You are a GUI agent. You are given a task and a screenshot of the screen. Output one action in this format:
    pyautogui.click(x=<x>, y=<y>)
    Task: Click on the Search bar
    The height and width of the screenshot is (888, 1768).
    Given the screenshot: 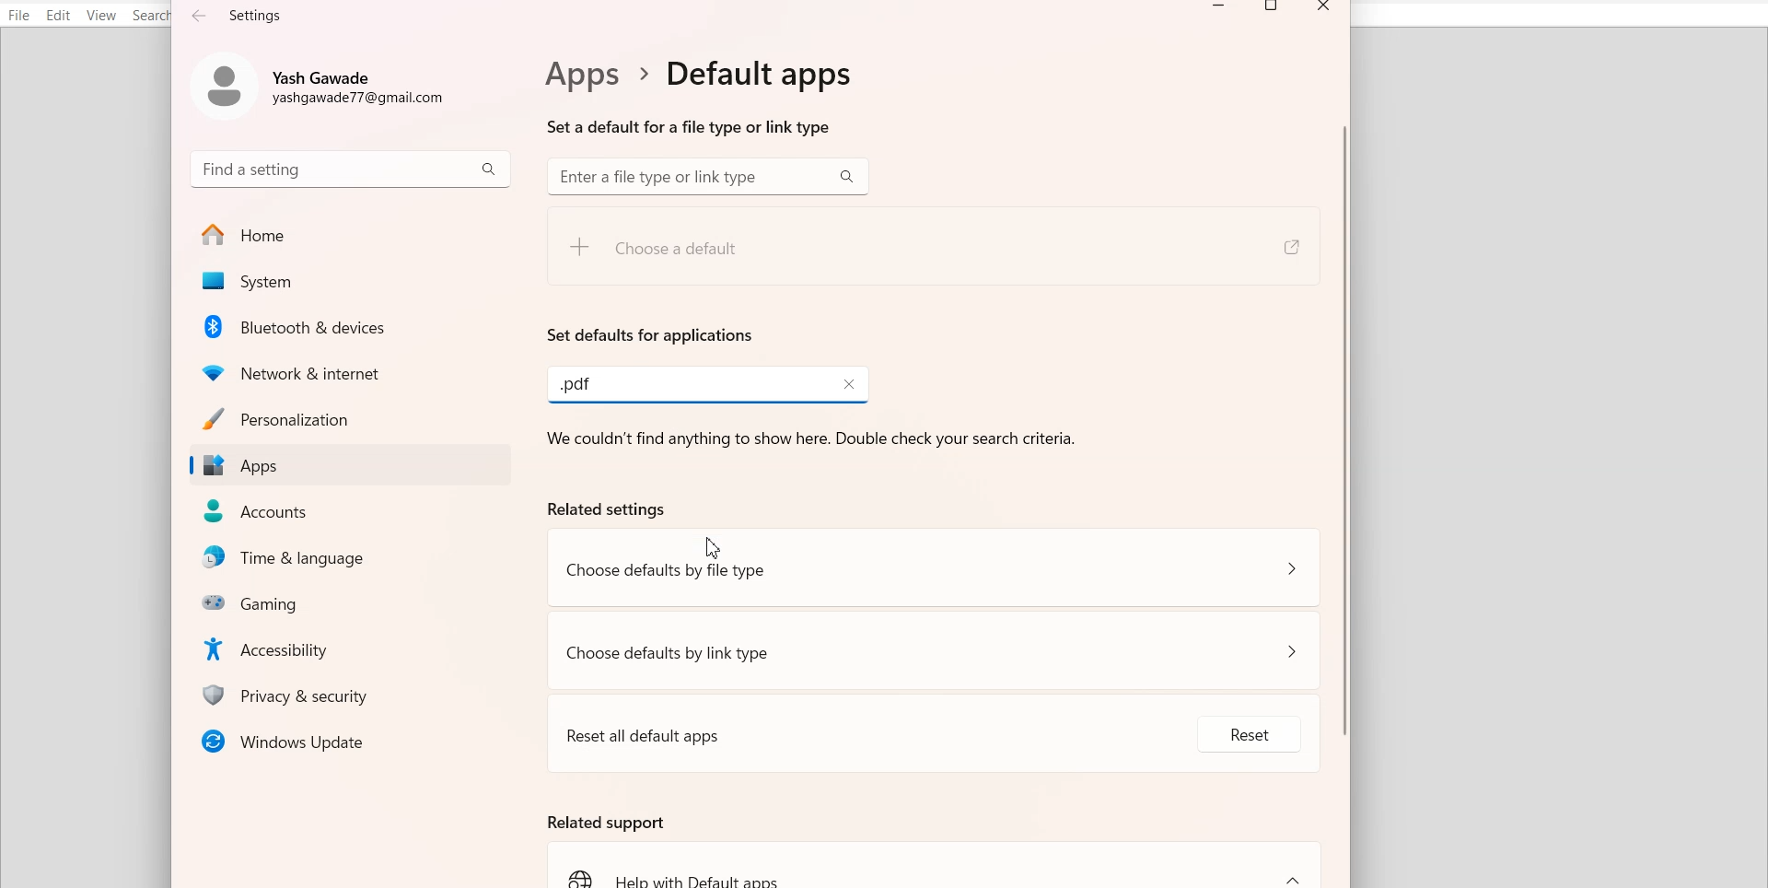 What is the action you would take?
    pyautogui.click(x=707, y=177)
    